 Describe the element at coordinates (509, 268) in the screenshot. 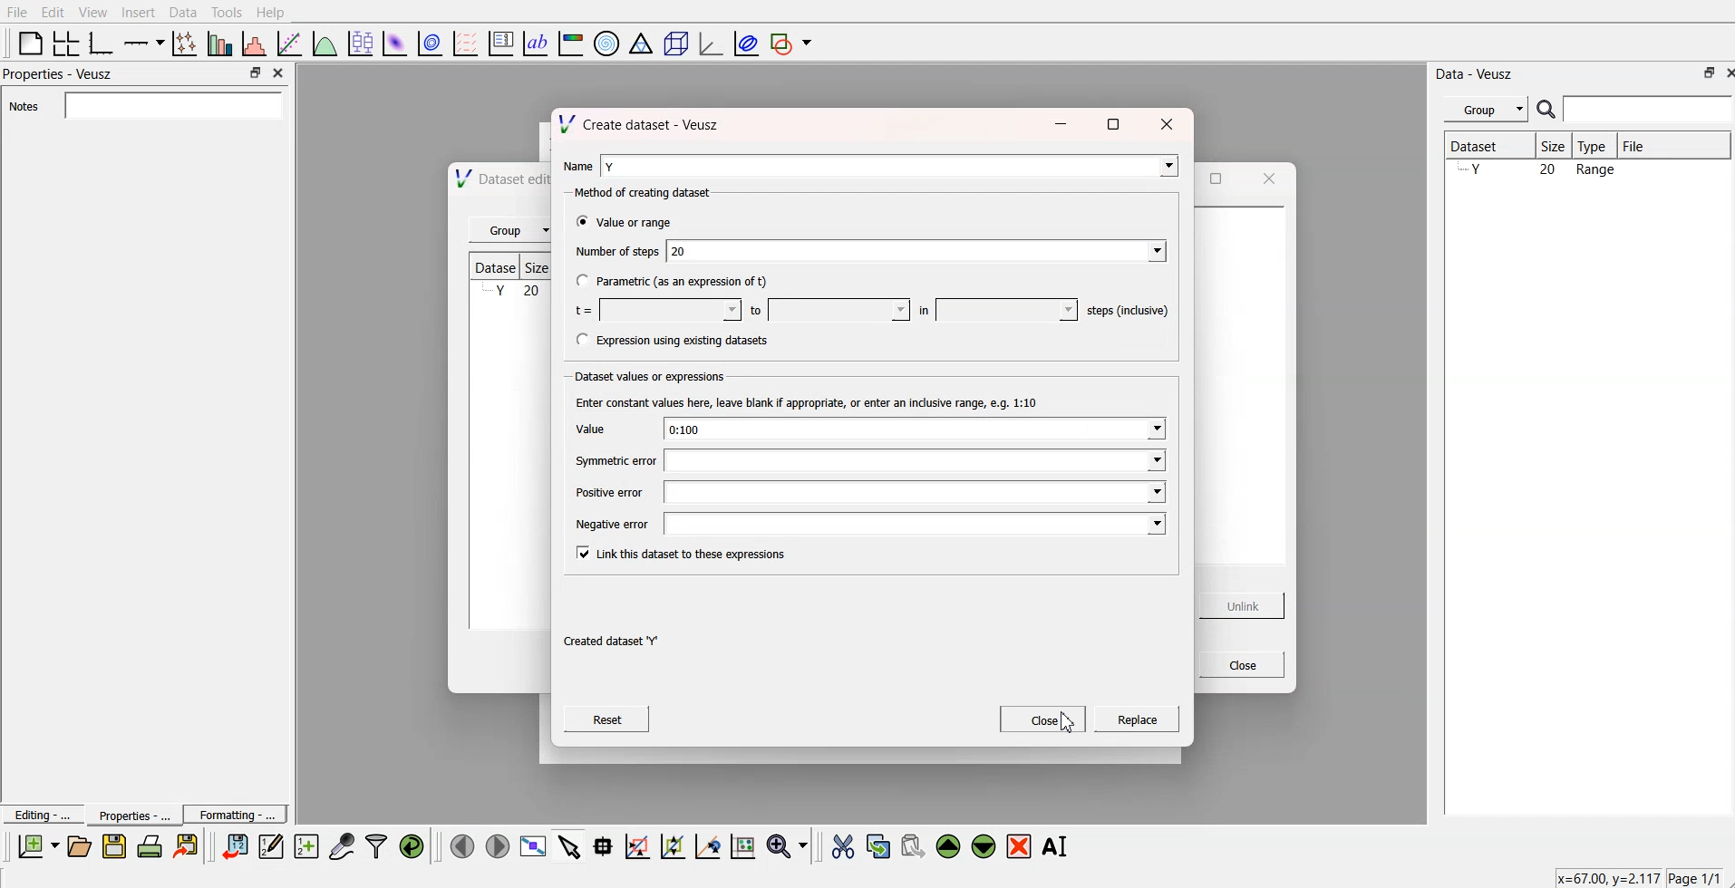

I see `Dataset | Siz` at that location.